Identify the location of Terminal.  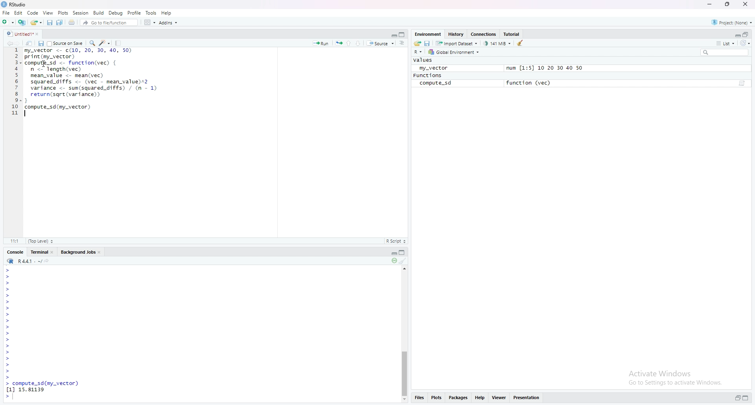
(42, 252).